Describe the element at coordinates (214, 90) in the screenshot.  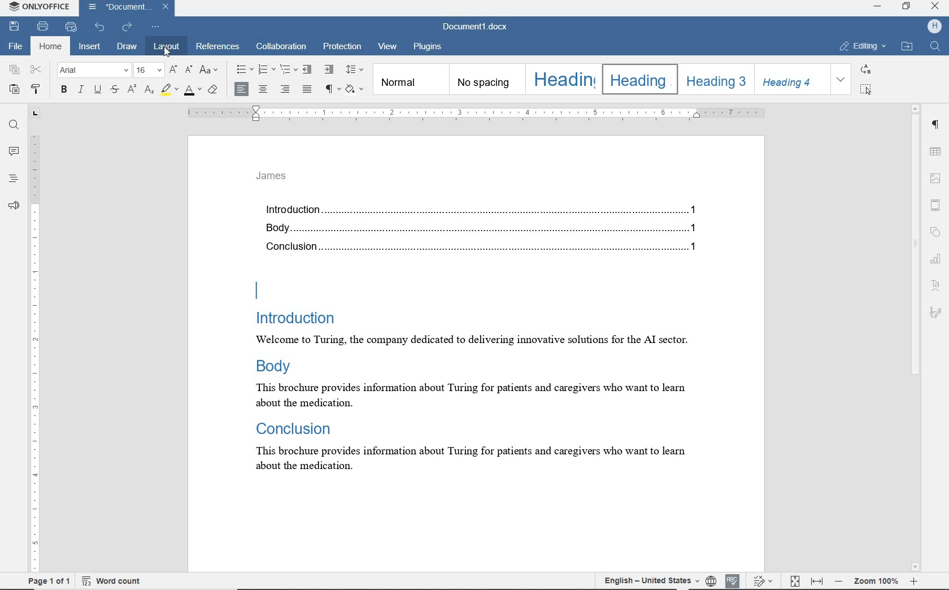
I see `clear style` at that location.